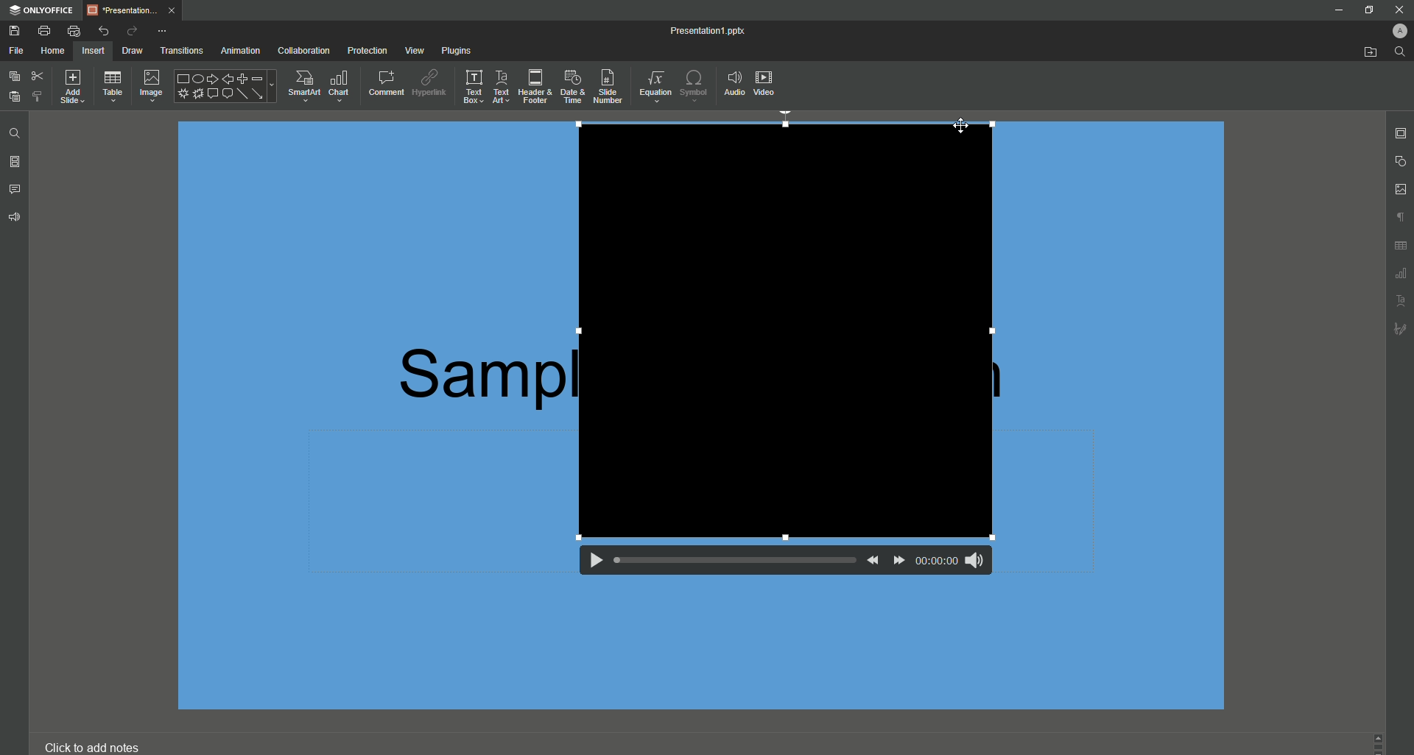 The height and width of the screenshot is (755, 1414). Describe the element at coordinates (429, 82) in the screenshot. I see `Hyperlink` at that location.